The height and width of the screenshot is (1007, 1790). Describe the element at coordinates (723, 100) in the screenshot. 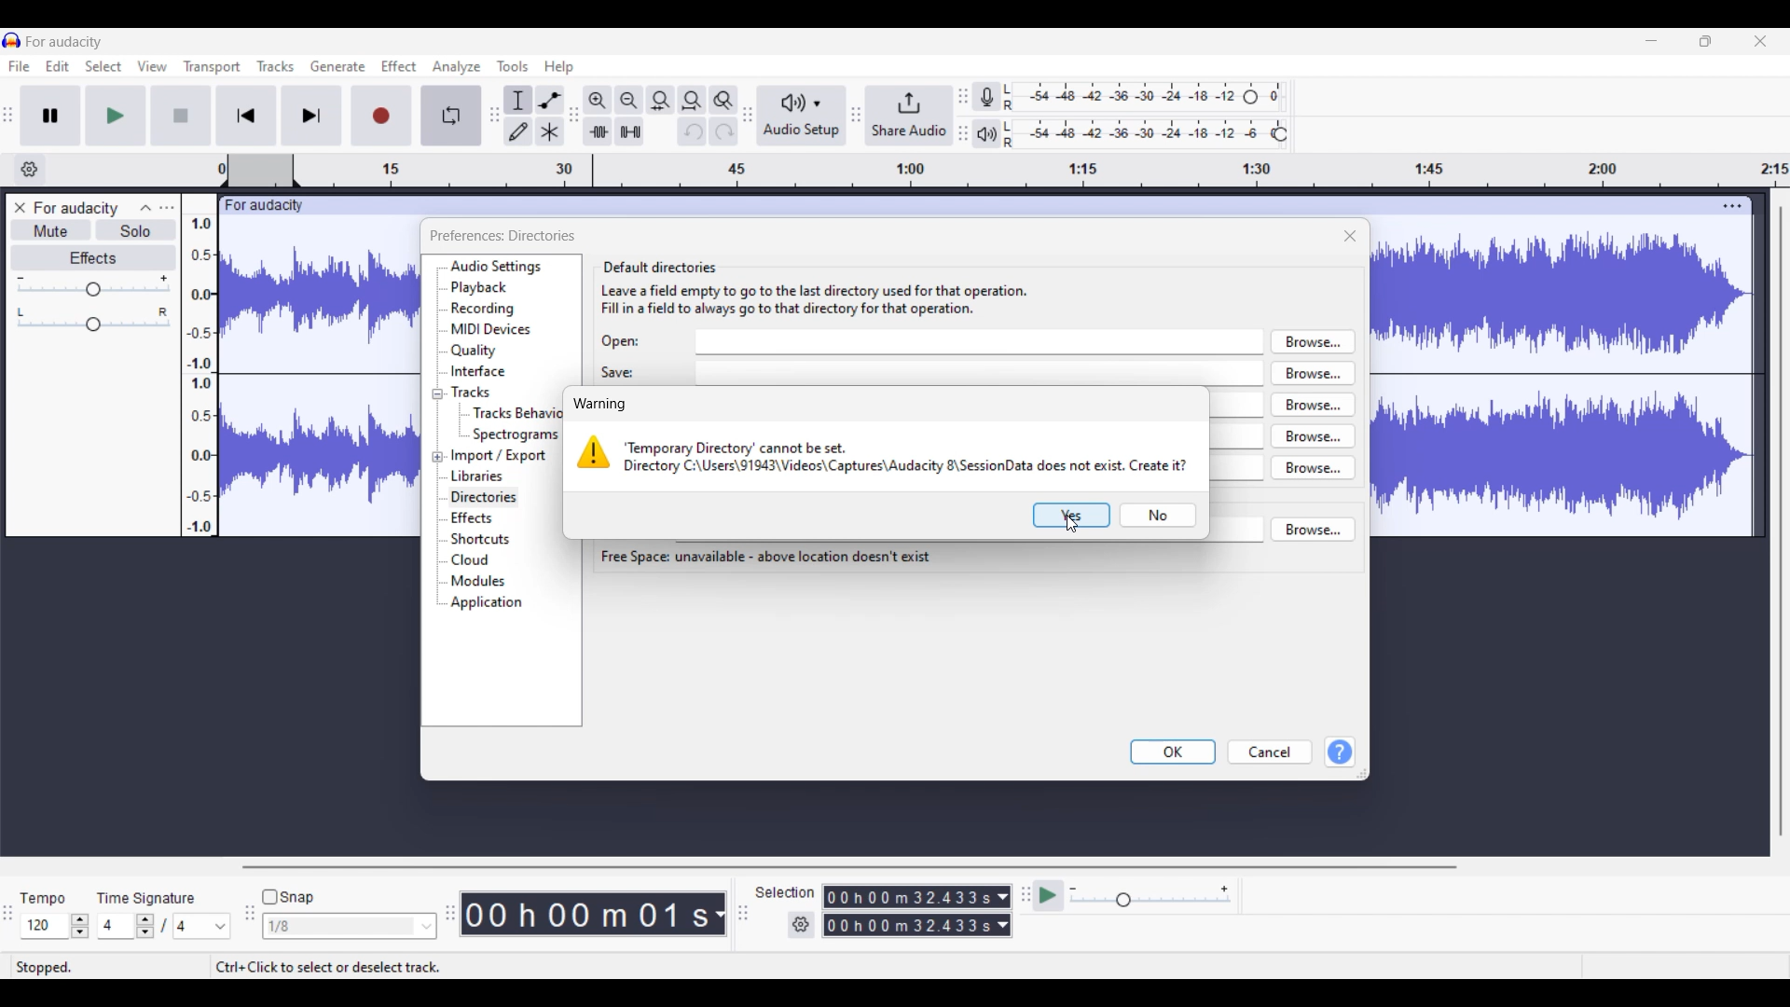

I see `Zoom toggle` at that location.